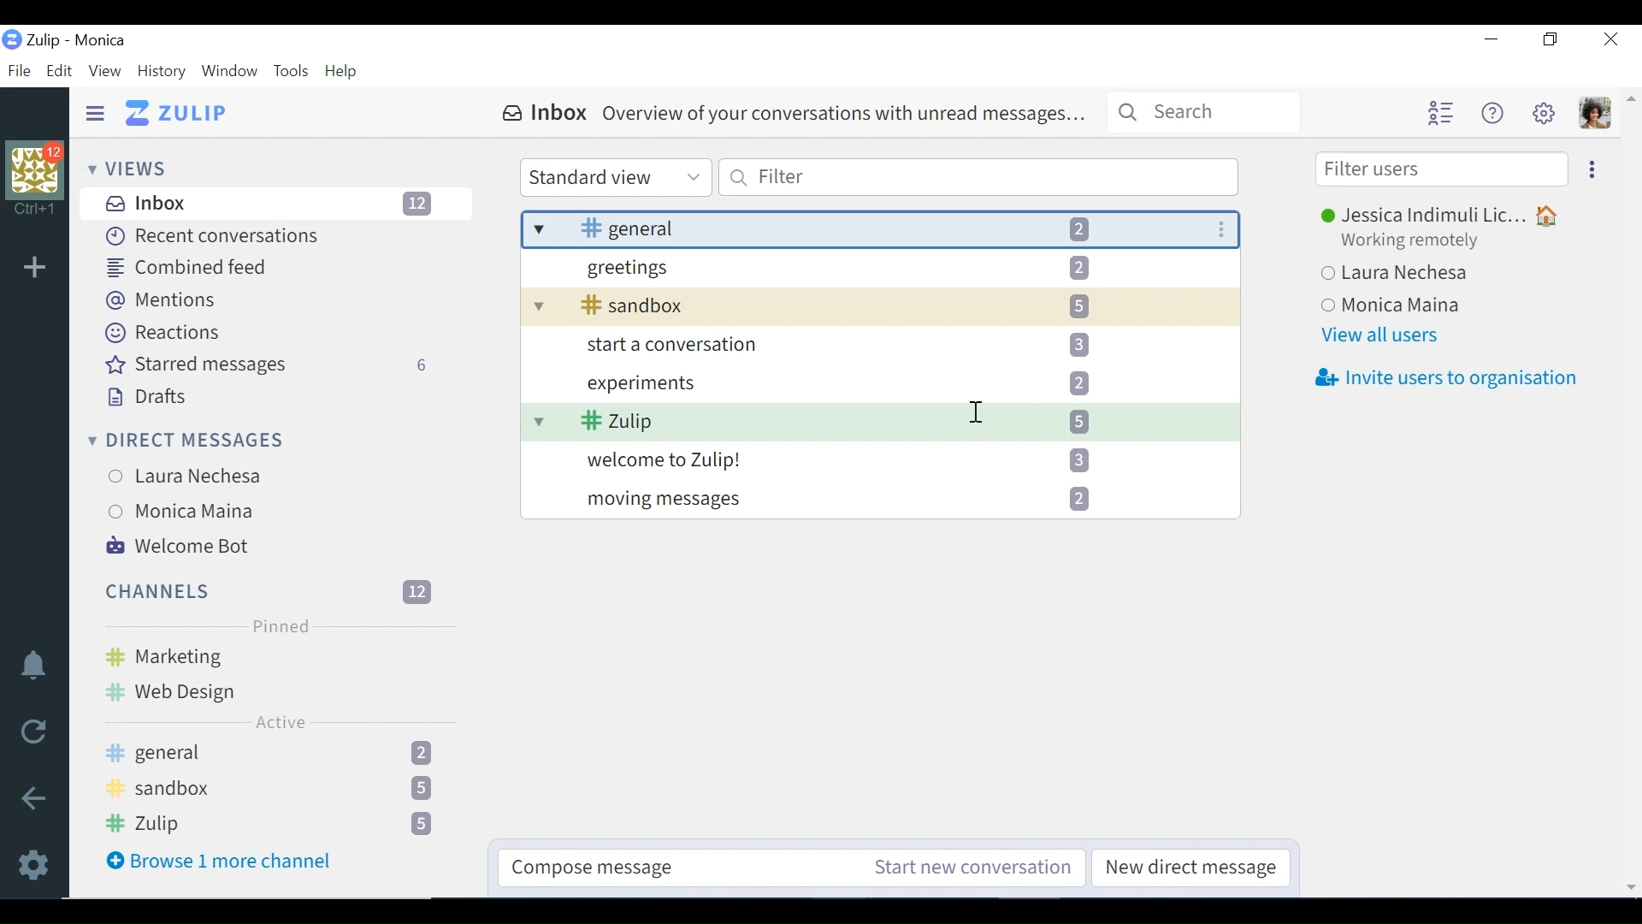 The image size is (1642, 924). Describe the element at coordinates (101, 41) in the screenshot. I see `Organisation name` at that location.